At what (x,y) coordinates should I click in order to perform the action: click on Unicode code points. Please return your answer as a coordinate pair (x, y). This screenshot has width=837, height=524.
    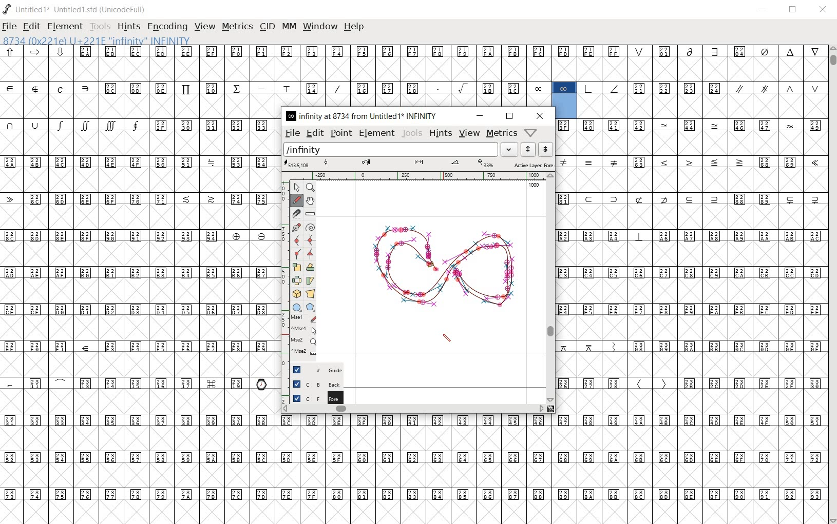
    Looking at the image, I should click on (447, 51).